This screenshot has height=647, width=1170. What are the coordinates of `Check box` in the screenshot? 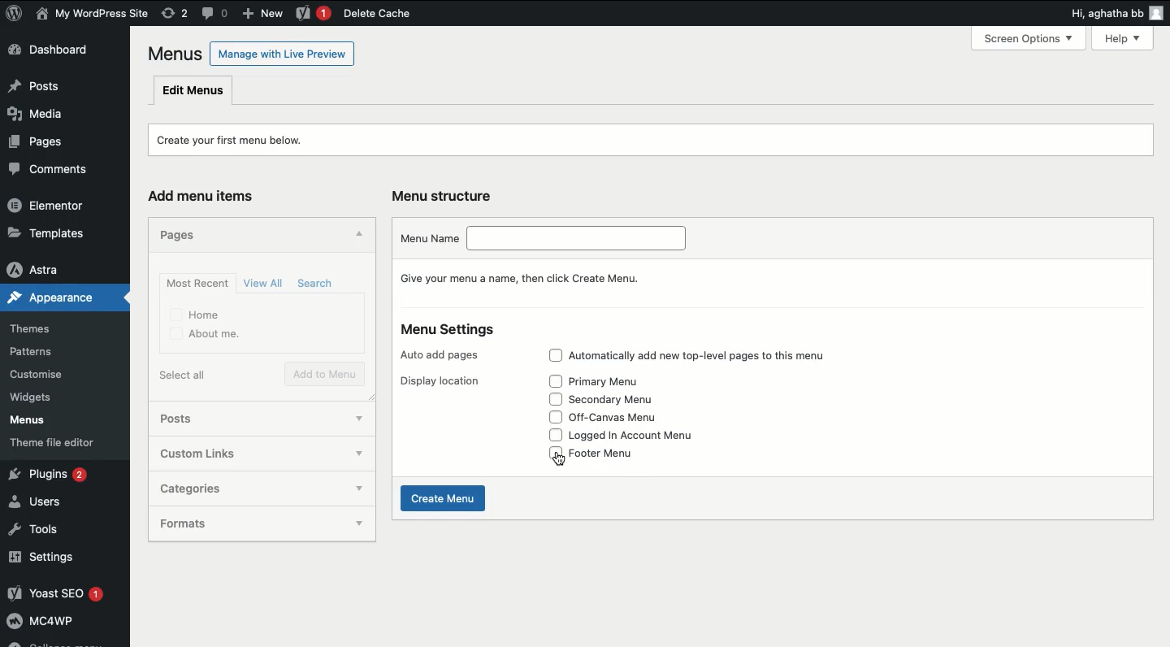 It's located at (549, 454).